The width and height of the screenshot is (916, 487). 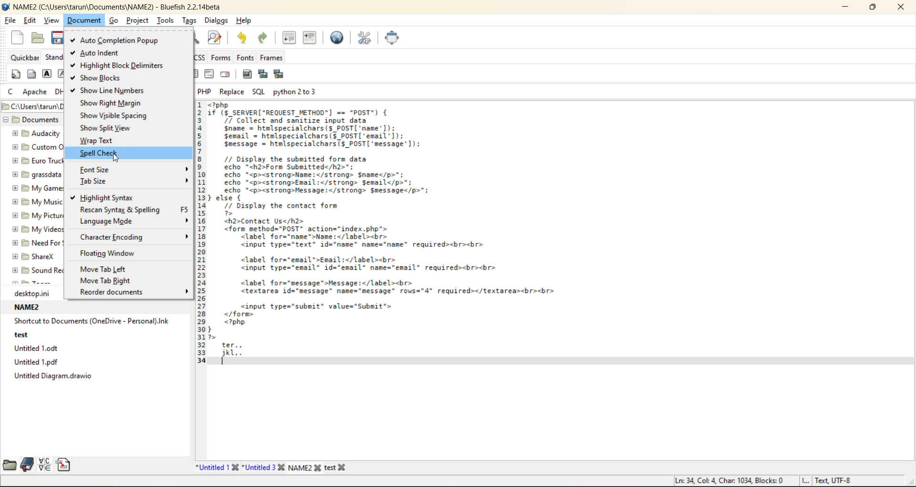 What do you see at coordinates (12, 91) in the screenshot?
I see `c` at bounding box center [12, 91].